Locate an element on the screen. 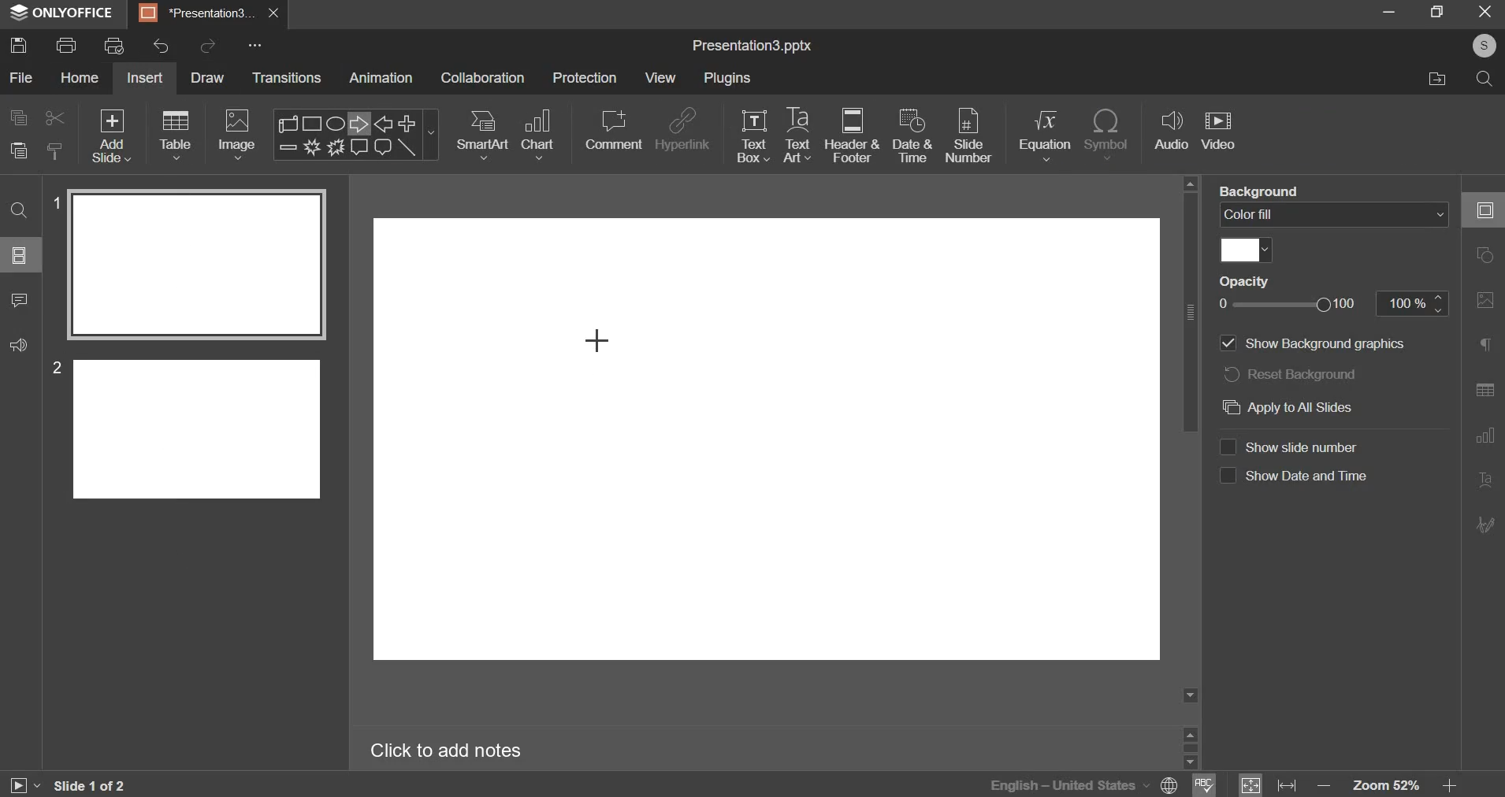  exit is located at coordinates (1487, 12).